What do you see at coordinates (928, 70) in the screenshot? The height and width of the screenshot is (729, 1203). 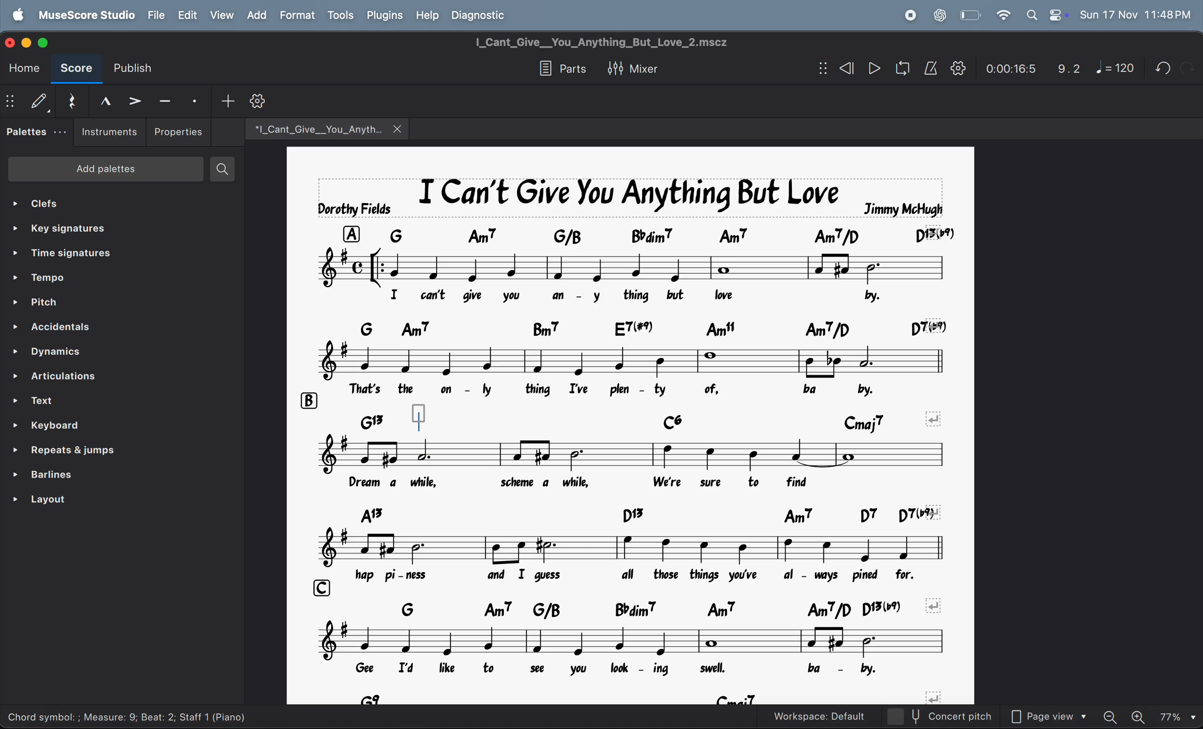 I see `metronome` at bounding box center [928, 70].